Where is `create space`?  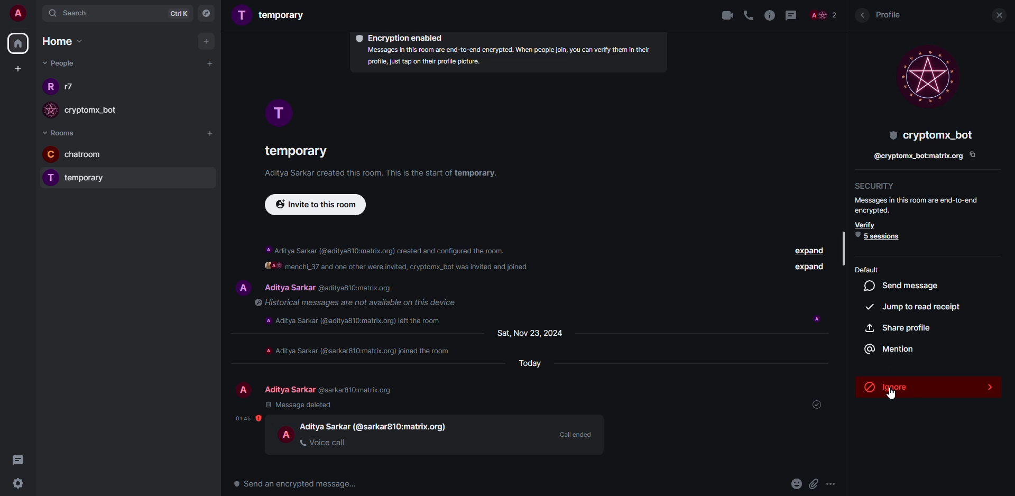
create space is located at coordinates (18, 68).